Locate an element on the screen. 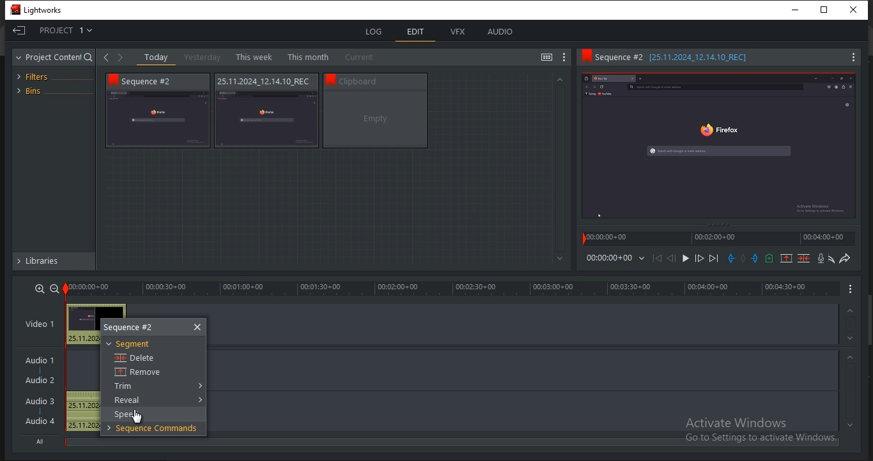  edit is located at coordinates (417, 31).